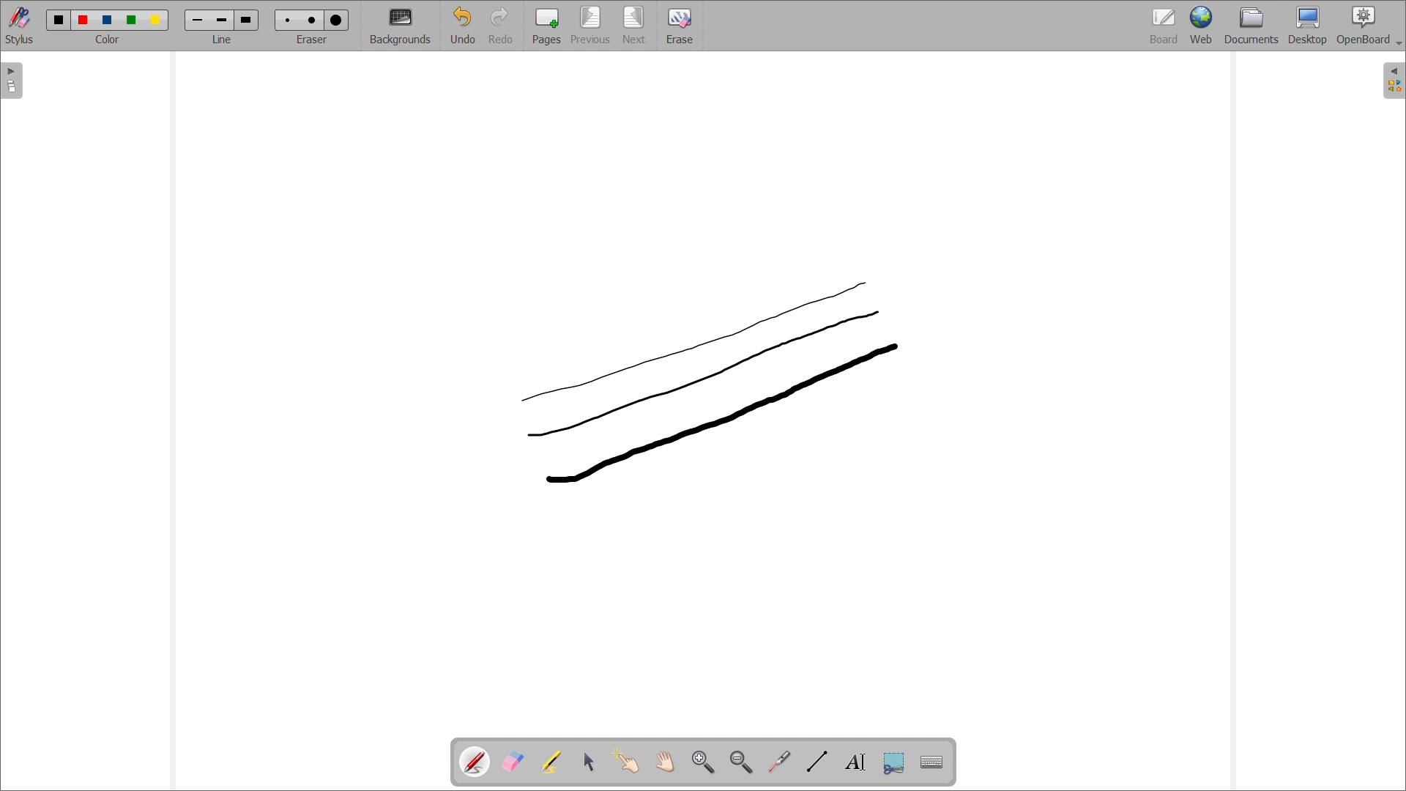  Describe the element at coordinates (1163, 26) in the screenshot. I see `board` at that location.